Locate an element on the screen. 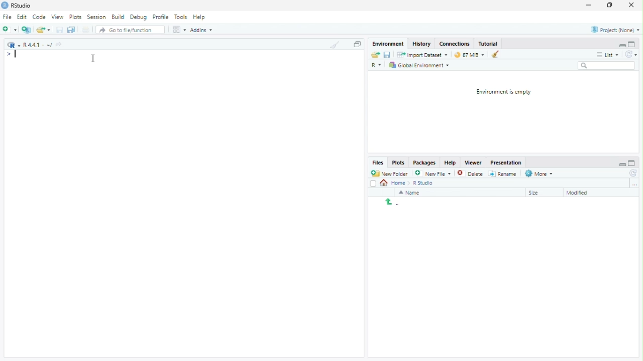  Refresh  is located at coordinates (631, 54).